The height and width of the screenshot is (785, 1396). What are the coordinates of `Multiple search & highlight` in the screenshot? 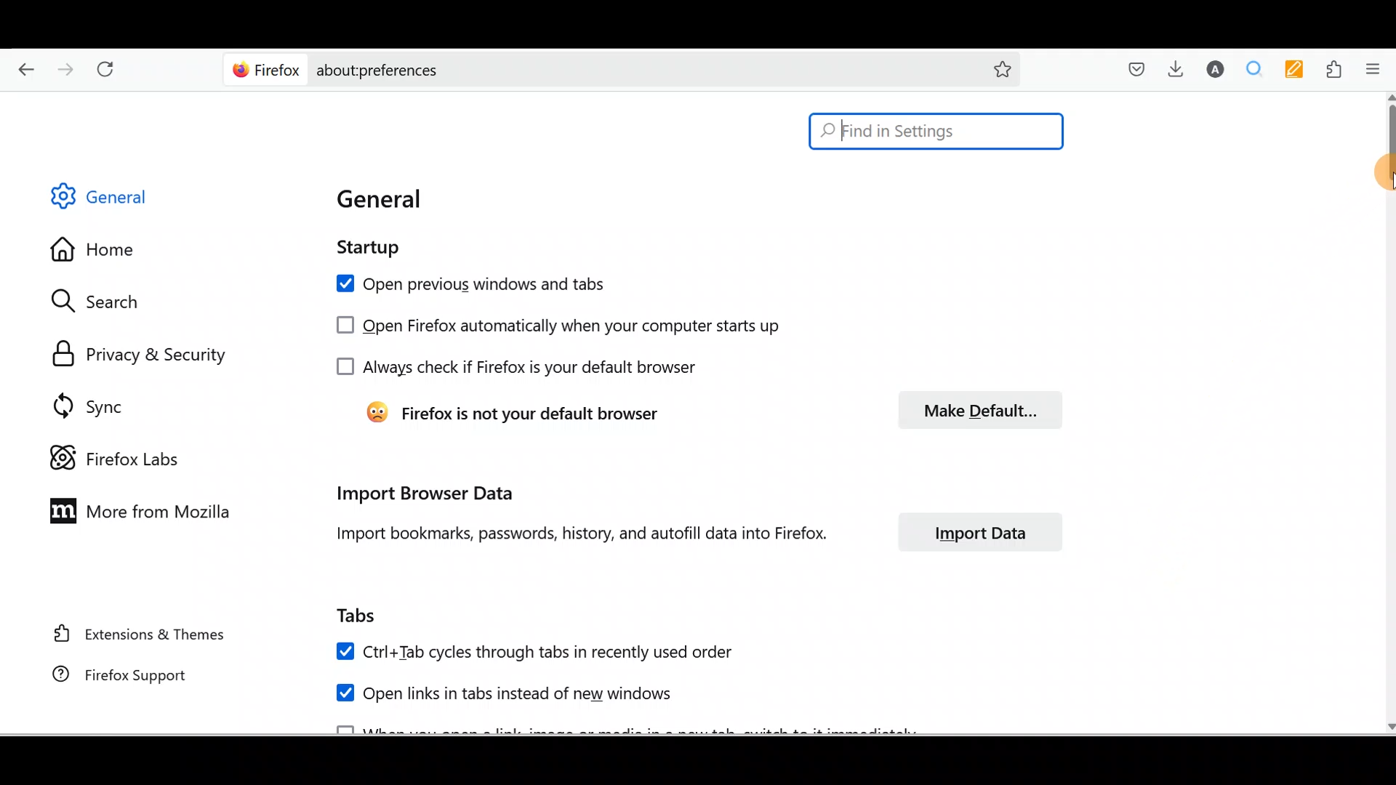 It's located at (1255, 68).